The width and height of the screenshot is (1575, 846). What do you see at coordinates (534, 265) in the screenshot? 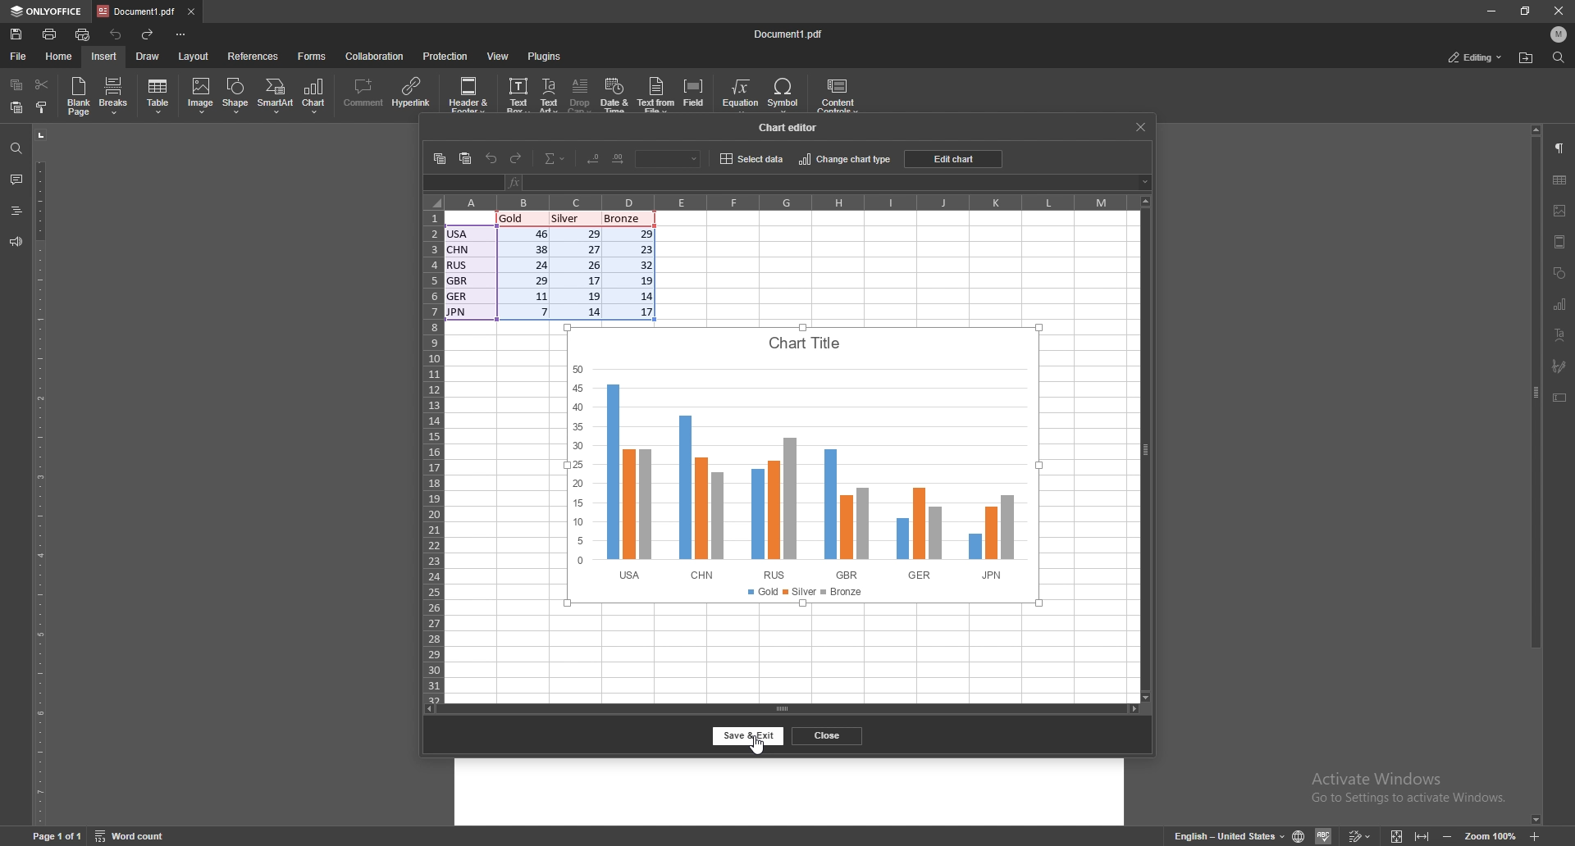
I see `24` at bounding box center [534, 265].